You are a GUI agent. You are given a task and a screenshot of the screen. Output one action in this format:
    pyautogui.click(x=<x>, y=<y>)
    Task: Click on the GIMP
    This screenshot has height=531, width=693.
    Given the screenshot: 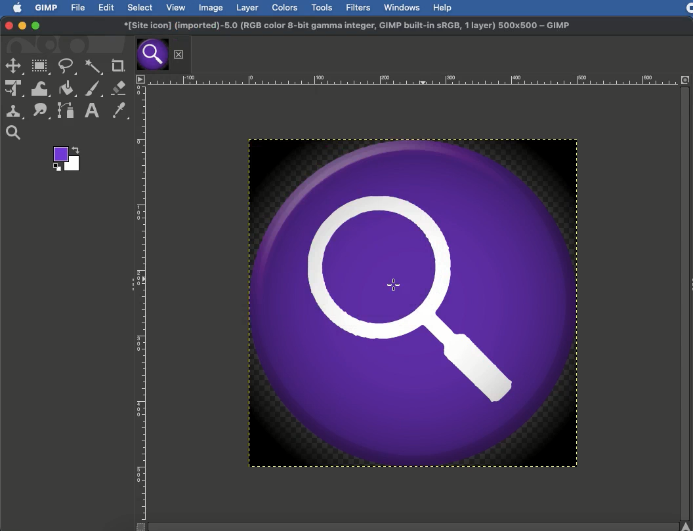 What is the action you would take?
    pyautogui.click(x=47, y=8)
    